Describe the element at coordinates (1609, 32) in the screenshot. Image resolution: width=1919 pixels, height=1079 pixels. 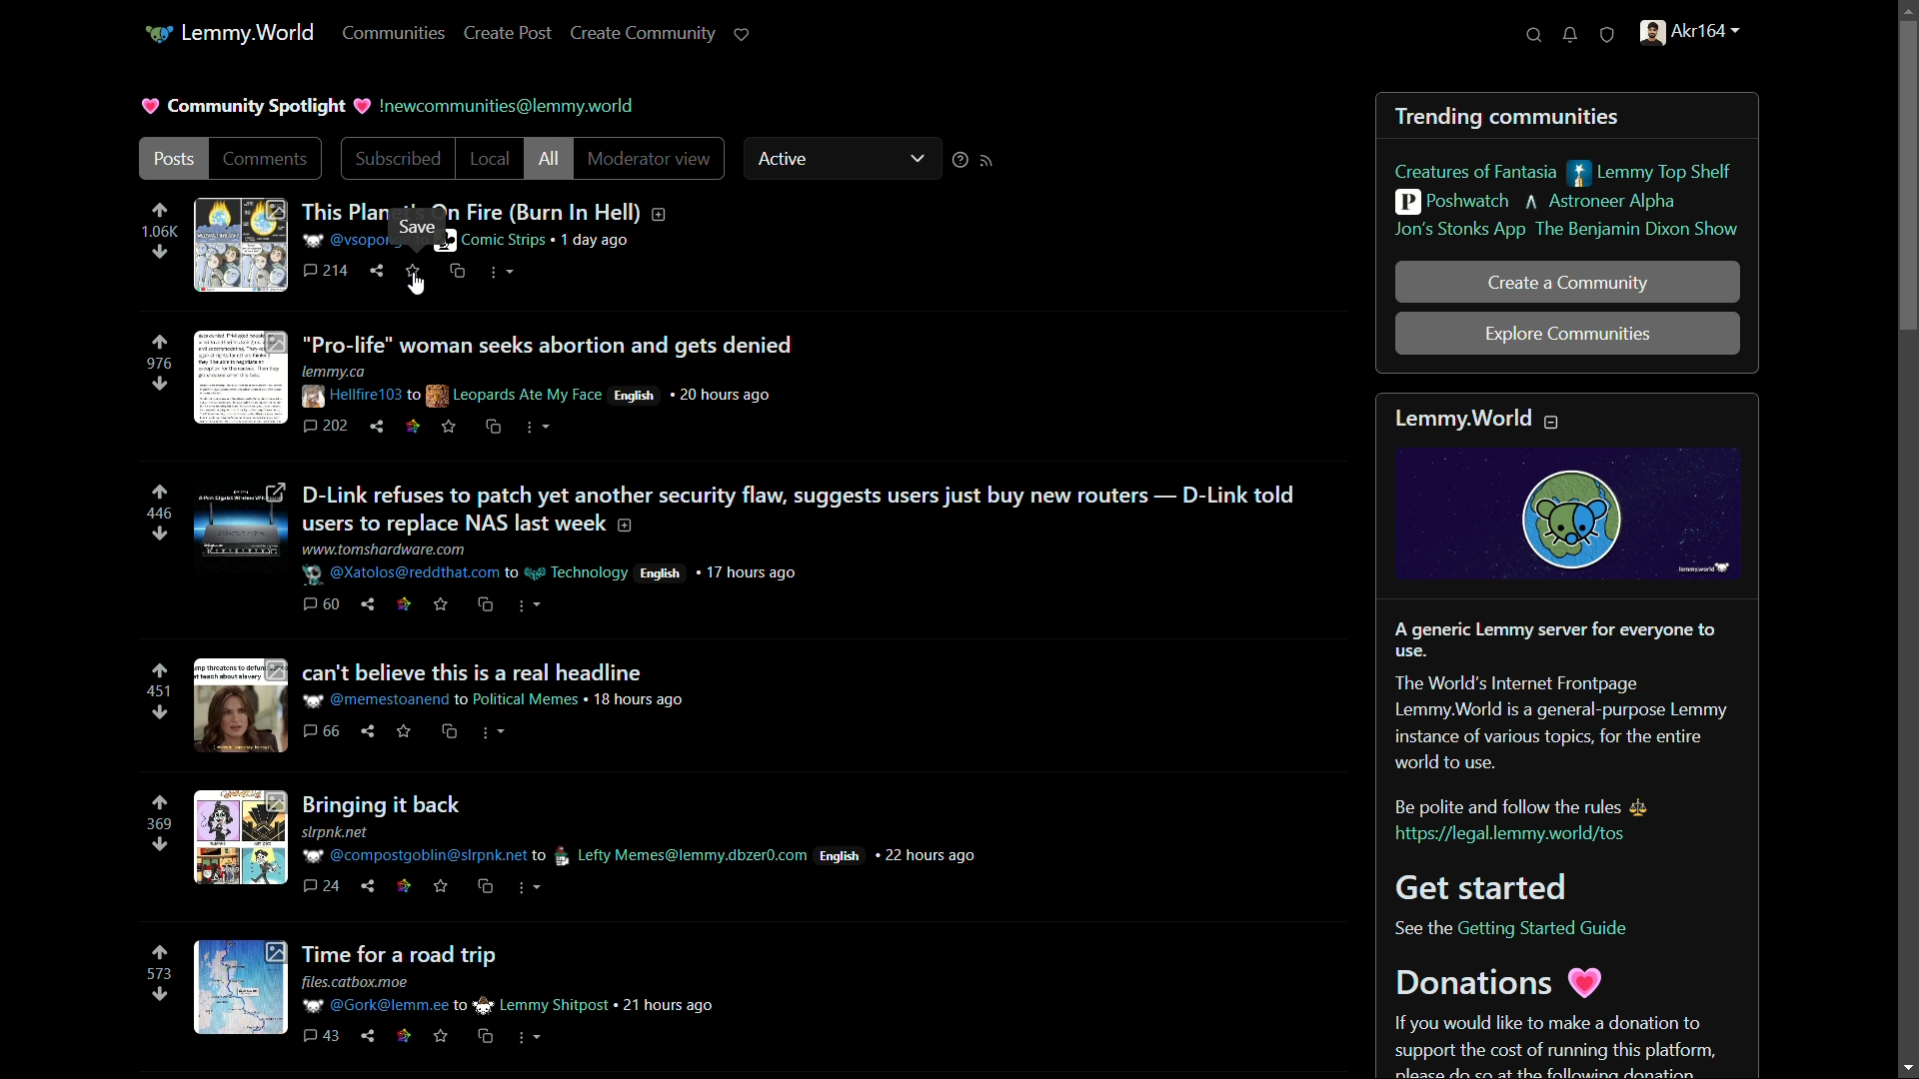
I see `unread reports` at that location.